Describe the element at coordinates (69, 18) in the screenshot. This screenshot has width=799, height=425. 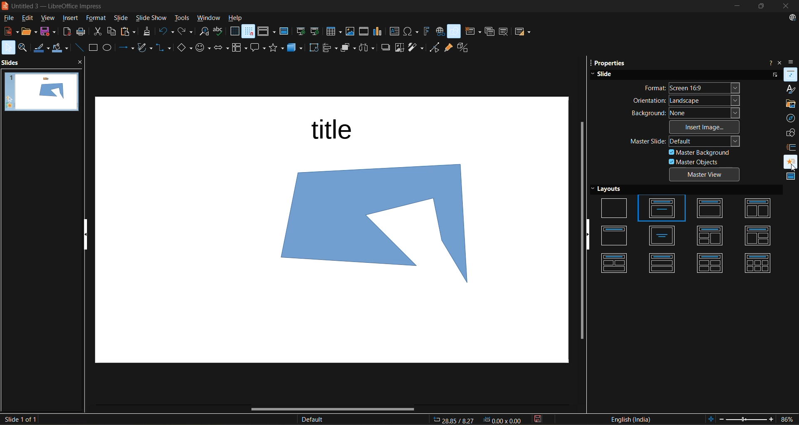
I see `insert` at that location.